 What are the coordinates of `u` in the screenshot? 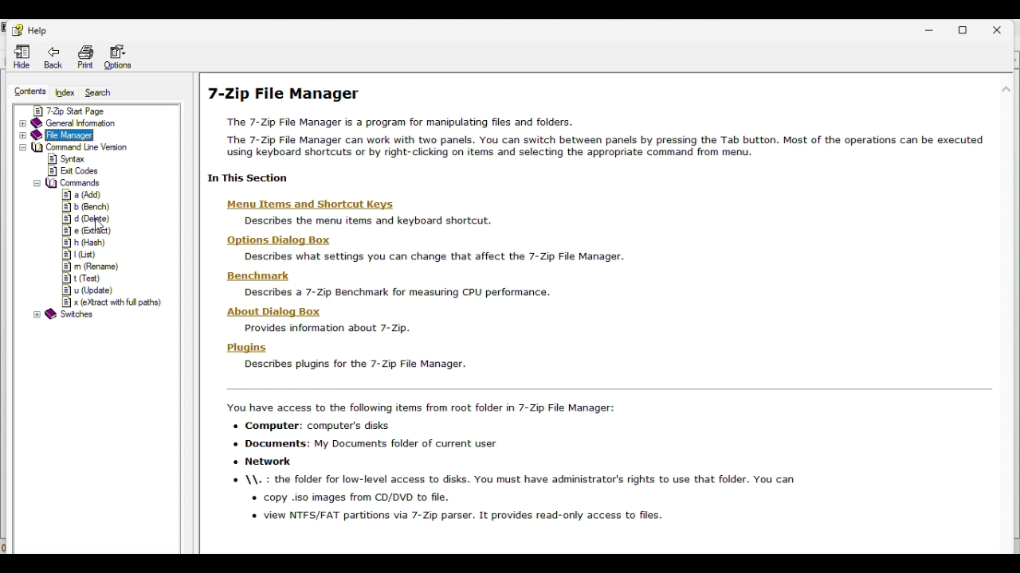 It's located at (87, 291).